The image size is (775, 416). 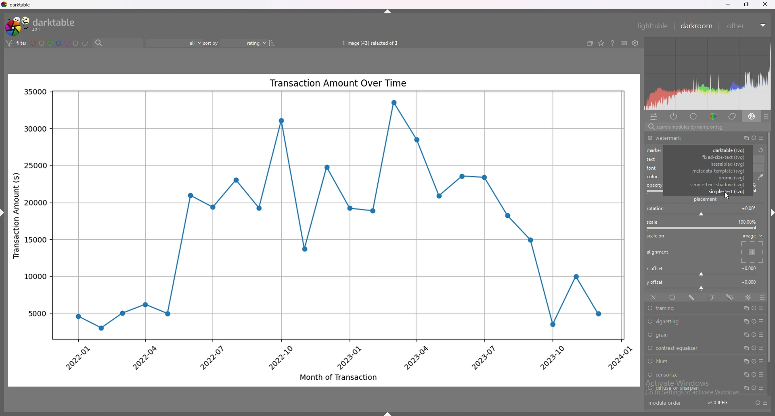 I want to click on multiple instances action, so click(x=744, y=374).